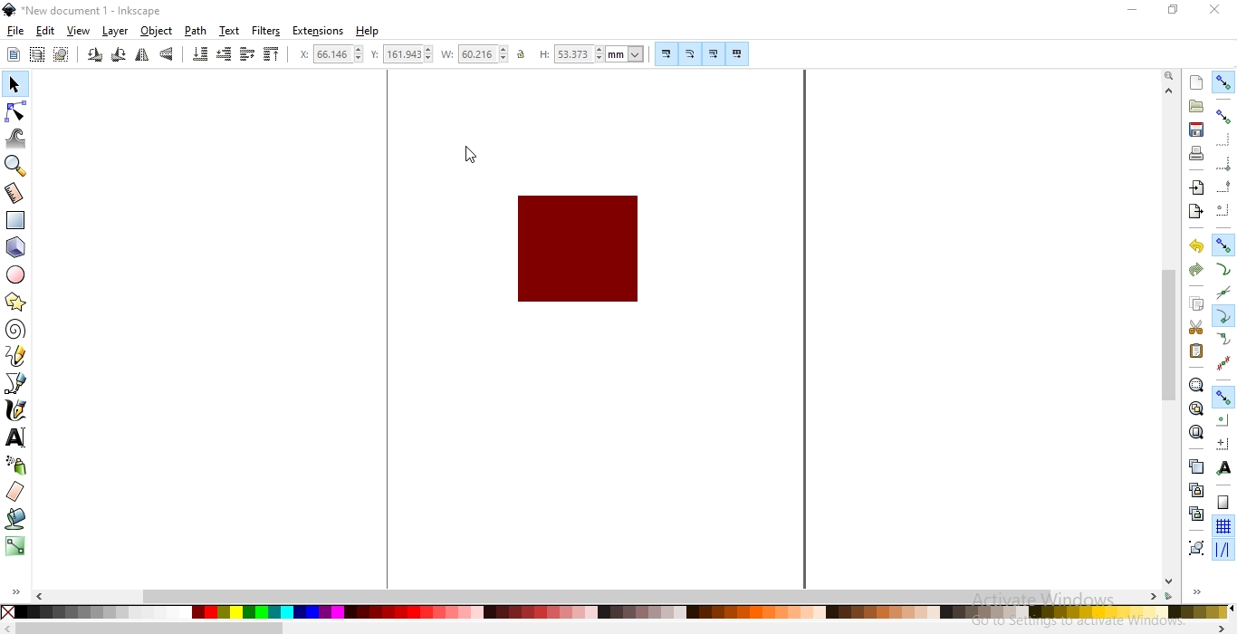 The width and height of the screenshot is (1237, 634). What do you see at coordinates (1195, 304) in the screenshot?
I see `copy selection to clipboard` at bounding box center [1195, 304].